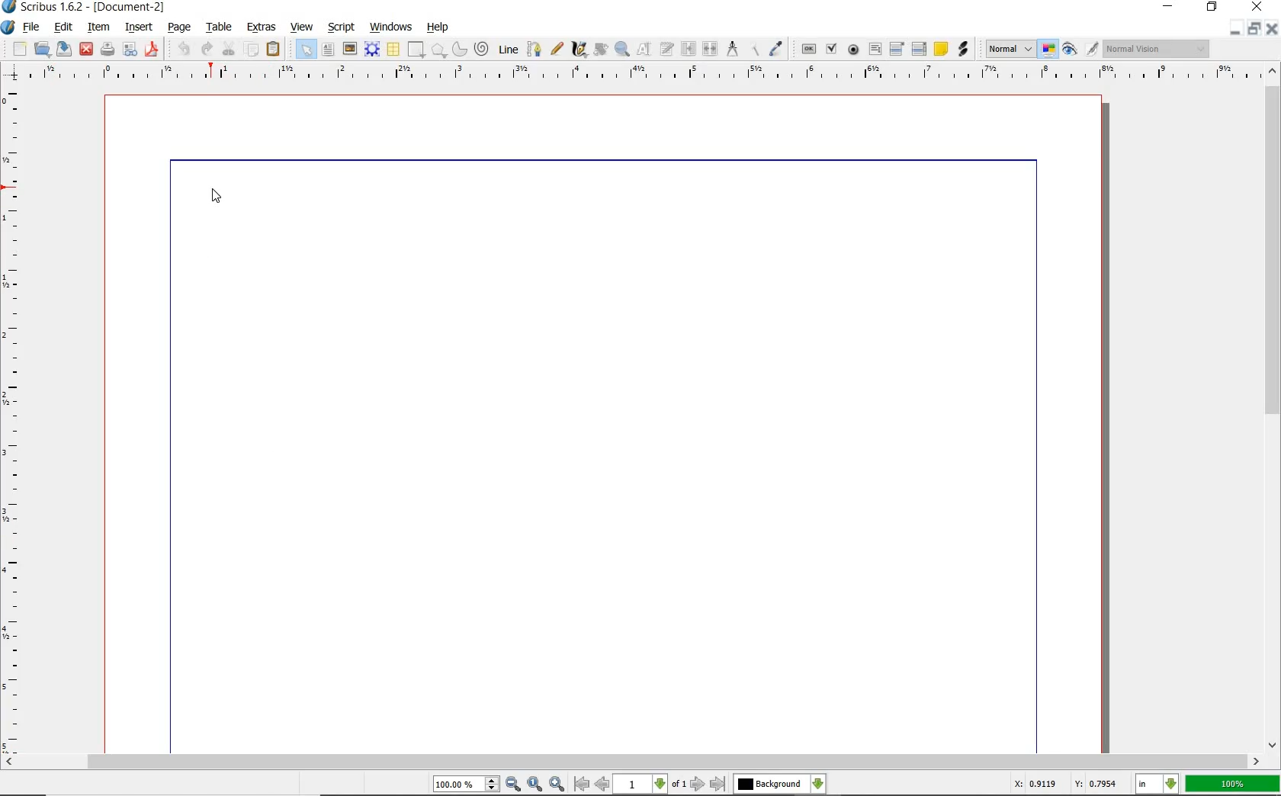  Describe the element at coordinates (42, 50) in the screenshot. I see `open` at that location.